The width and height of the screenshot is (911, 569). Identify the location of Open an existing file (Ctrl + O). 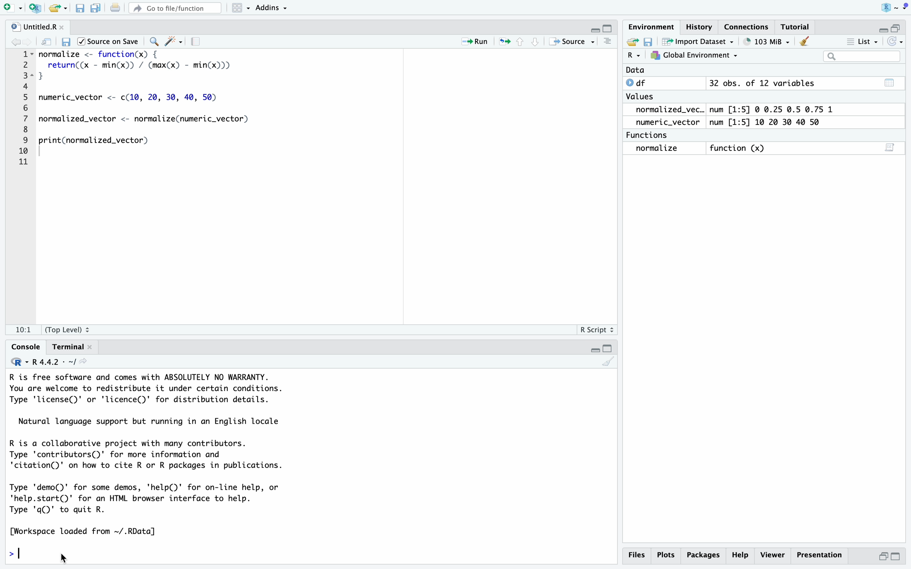
(58, 9).